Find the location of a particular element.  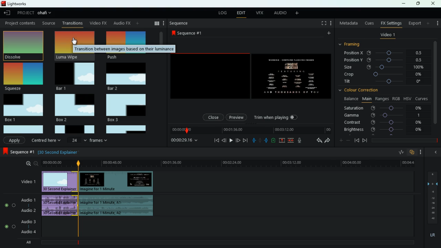

time frame is located at coordinates (404, 141).